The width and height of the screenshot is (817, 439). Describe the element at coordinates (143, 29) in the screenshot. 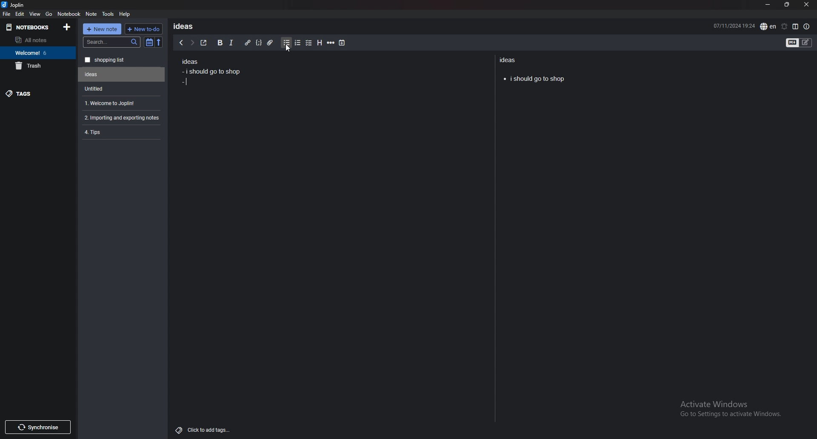

I see `new todo` at that location.